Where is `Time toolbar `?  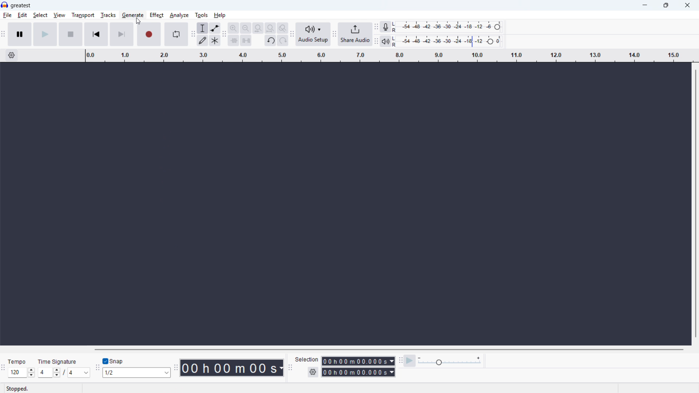
Time toolbar  is located at coordinates (177, 368).